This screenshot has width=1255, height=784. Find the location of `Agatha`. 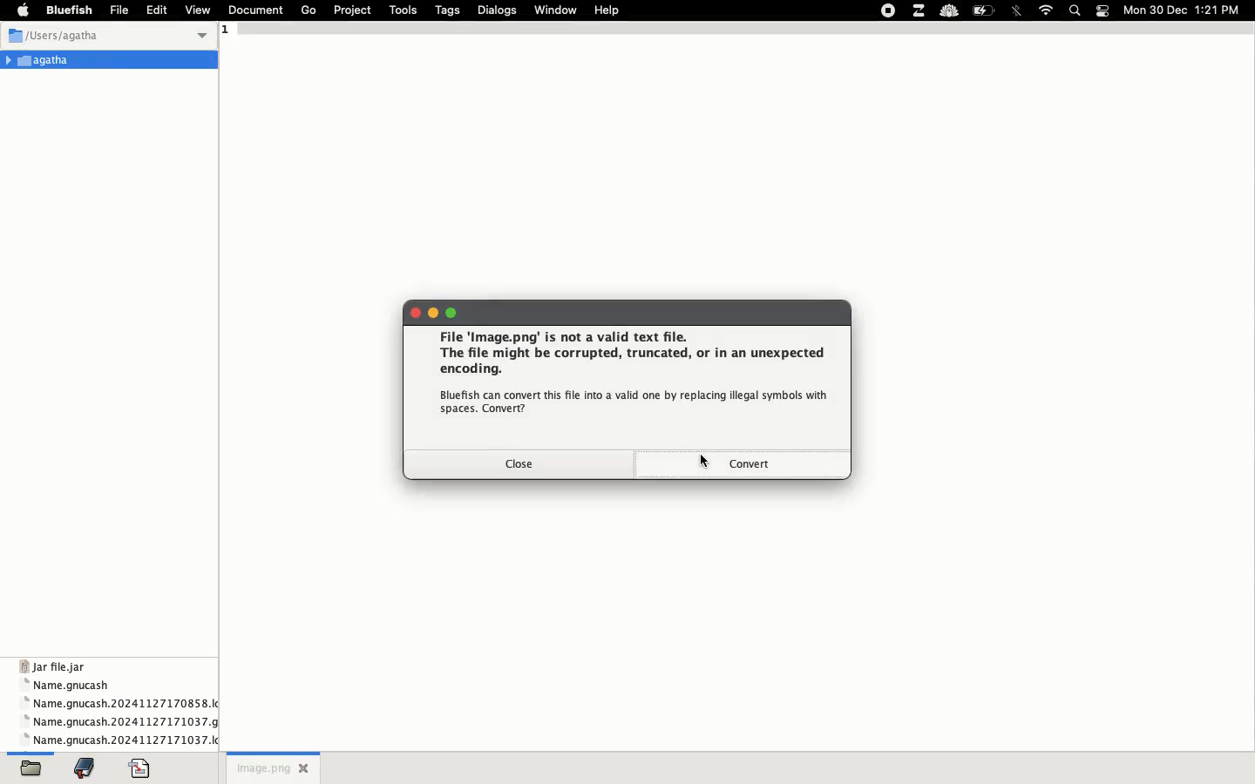

Agatha is located at coordinates (112, 59).